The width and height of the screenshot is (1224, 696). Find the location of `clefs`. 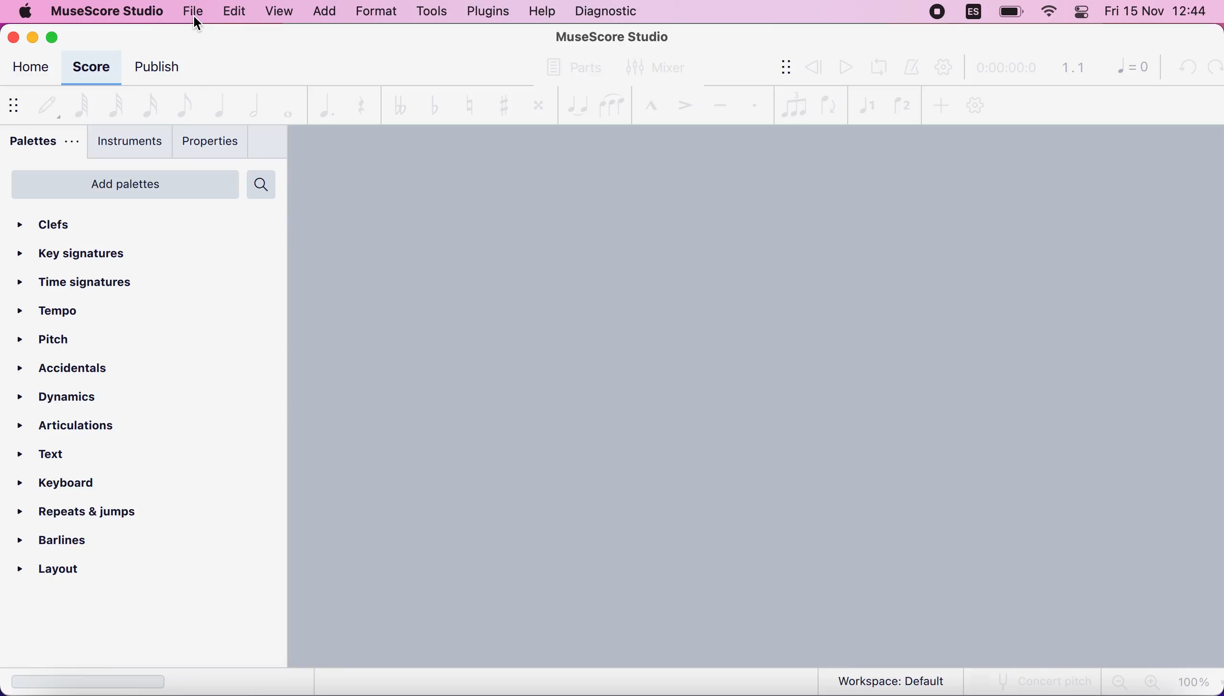

clefs is located at coordinates (83, 221).